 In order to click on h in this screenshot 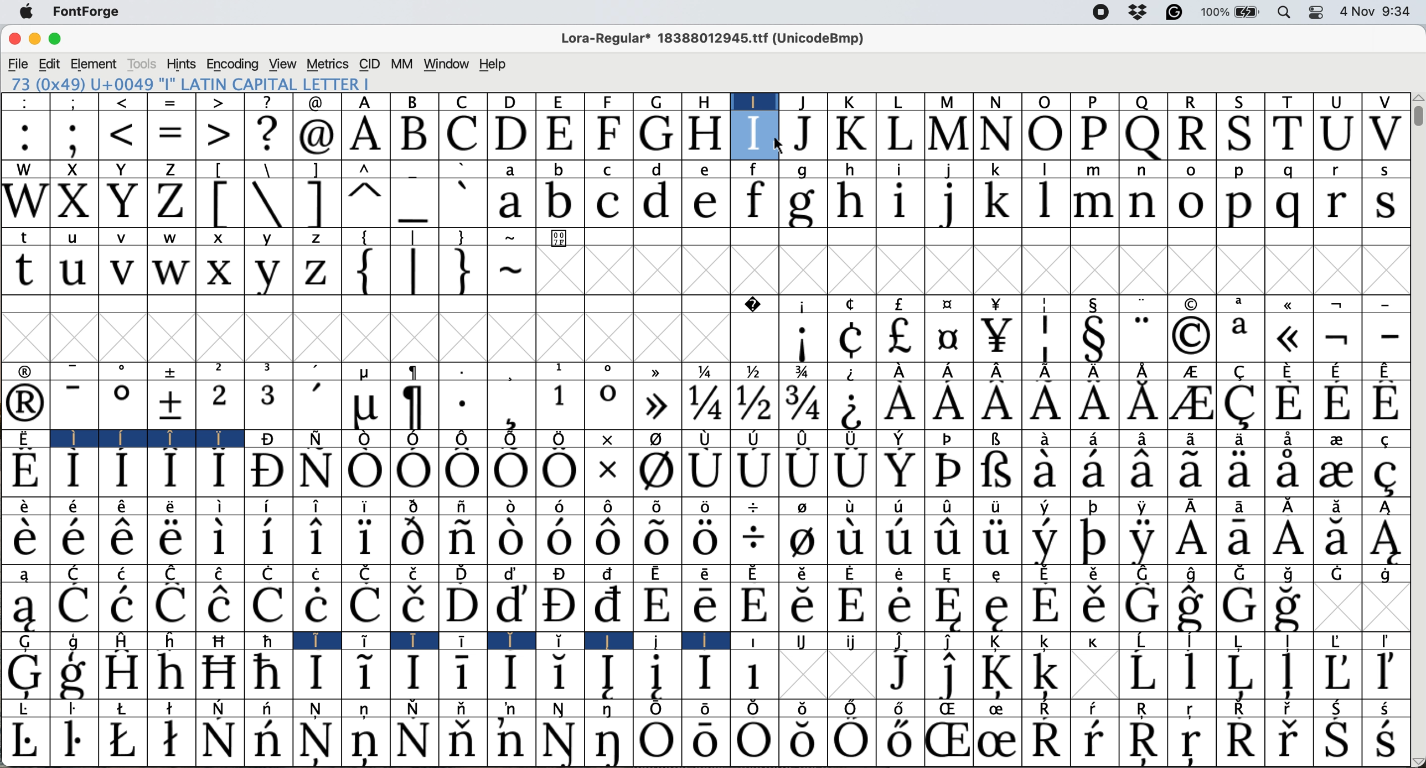, I will do `click(856, 170)`.